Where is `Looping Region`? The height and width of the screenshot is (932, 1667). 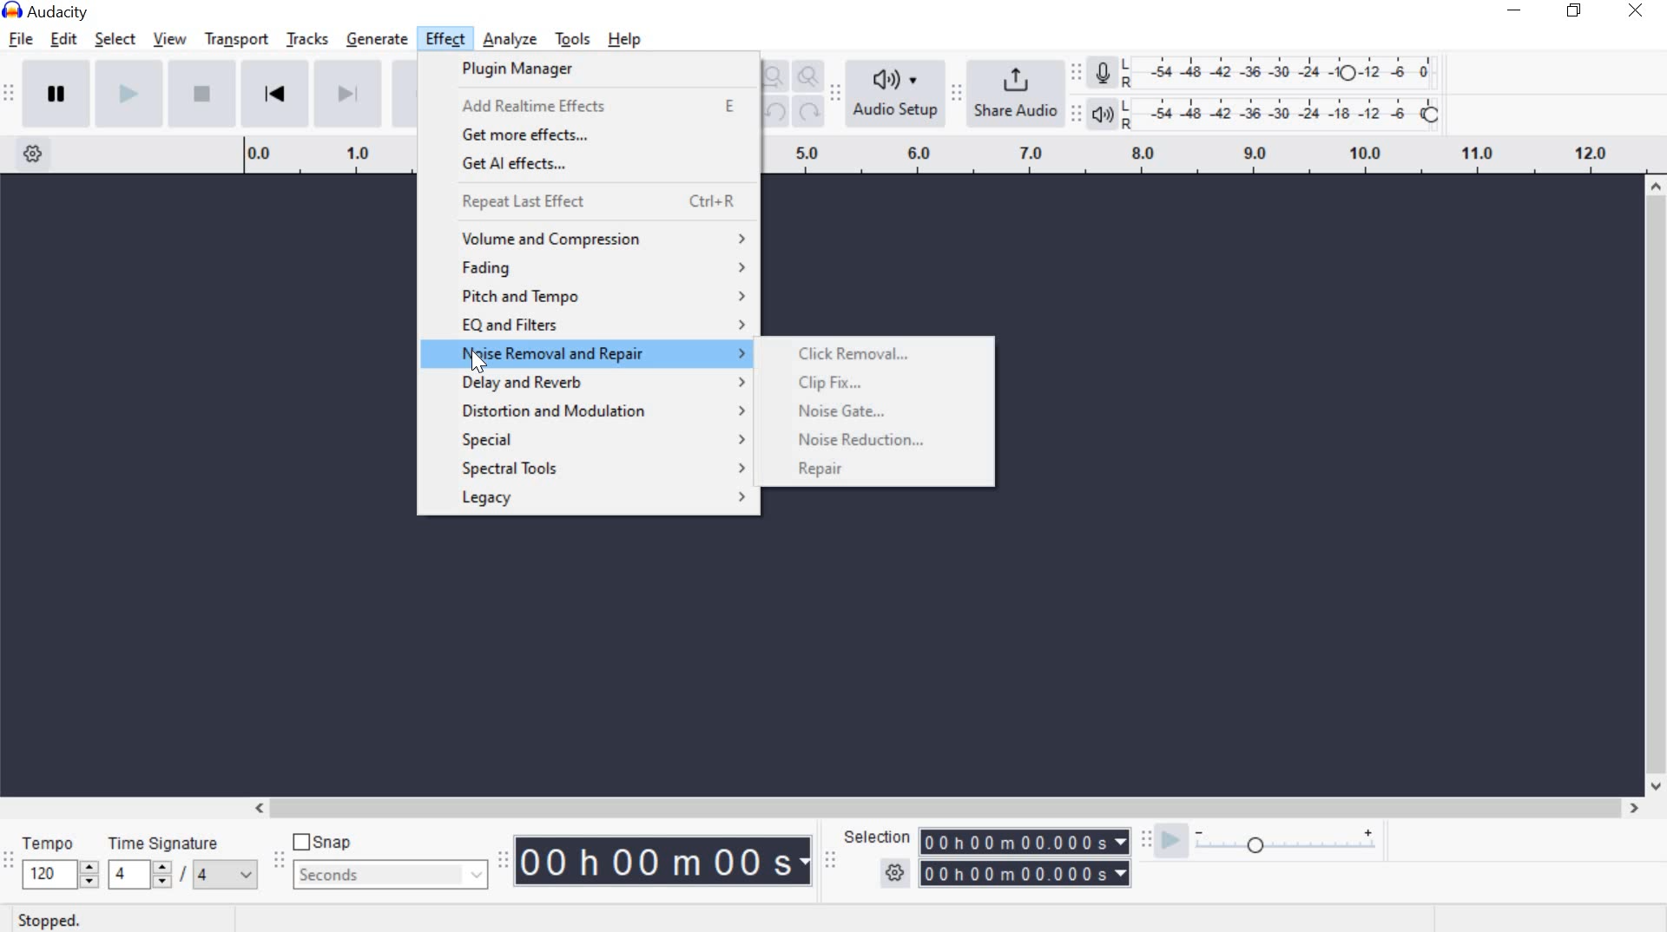
Looping Region is located at coordinates (1209, 155).